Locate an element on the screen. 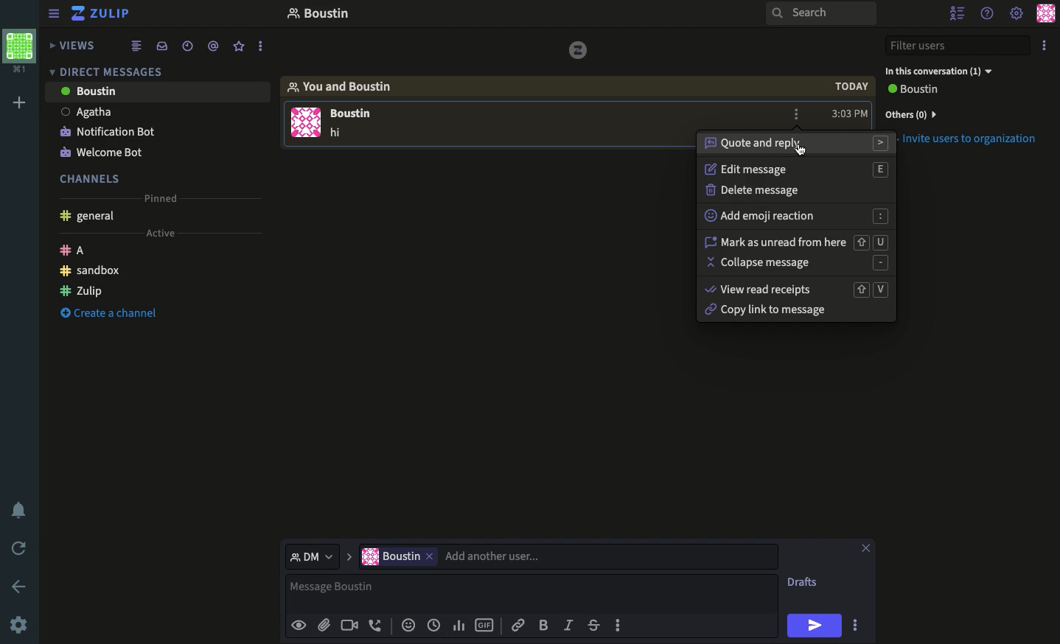 This screenshot has width=1060, height=644. Workspace profile is located at coordinates (18, 52).